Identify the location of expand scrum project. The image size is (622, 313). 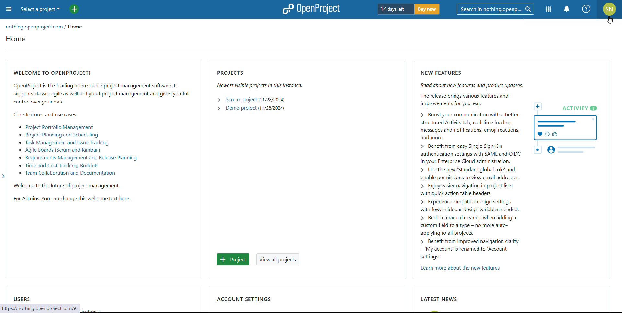
(218, 100).